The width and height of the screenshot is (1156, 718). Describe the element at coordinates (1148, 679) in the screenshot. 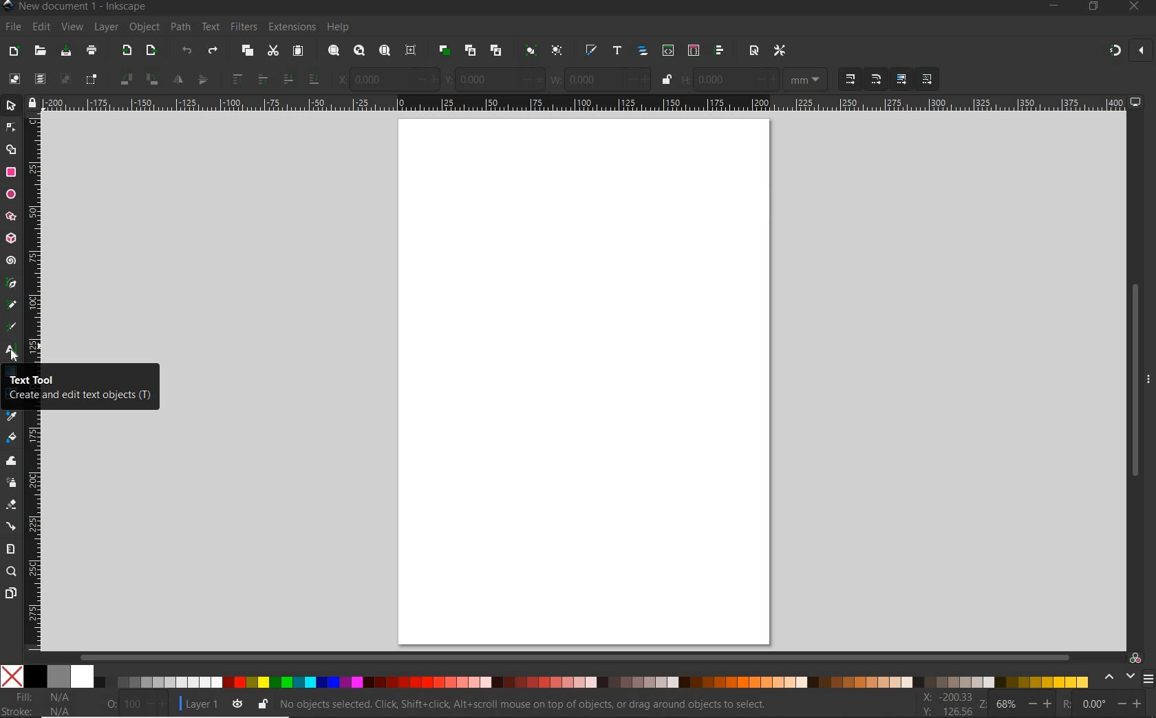

I see `menu` at that location.